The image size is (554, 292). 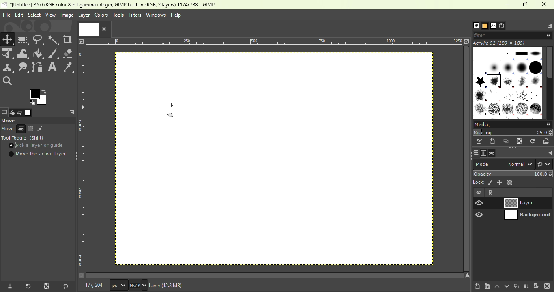 What do you see at coordinates (28, 113) in the screenshot?
I see `Image` at bounding box center [28, 113].